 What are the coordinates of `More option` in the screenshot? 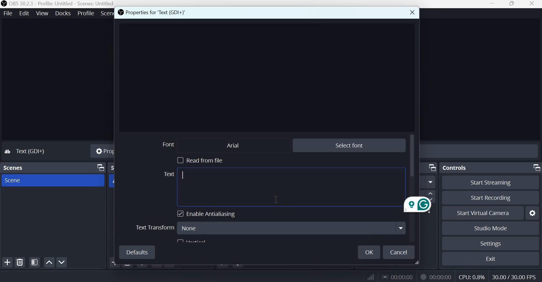 It's located at (431, 182).